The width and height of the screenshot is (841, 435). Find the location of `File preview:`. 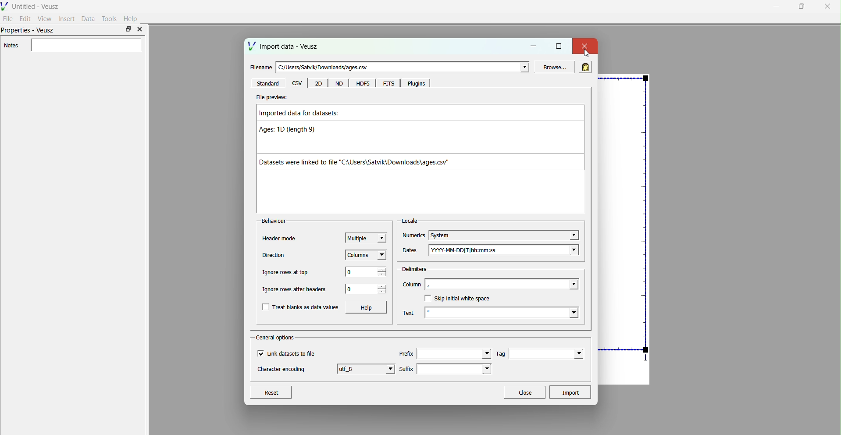

File preview: is located at coordinates (271, 97).